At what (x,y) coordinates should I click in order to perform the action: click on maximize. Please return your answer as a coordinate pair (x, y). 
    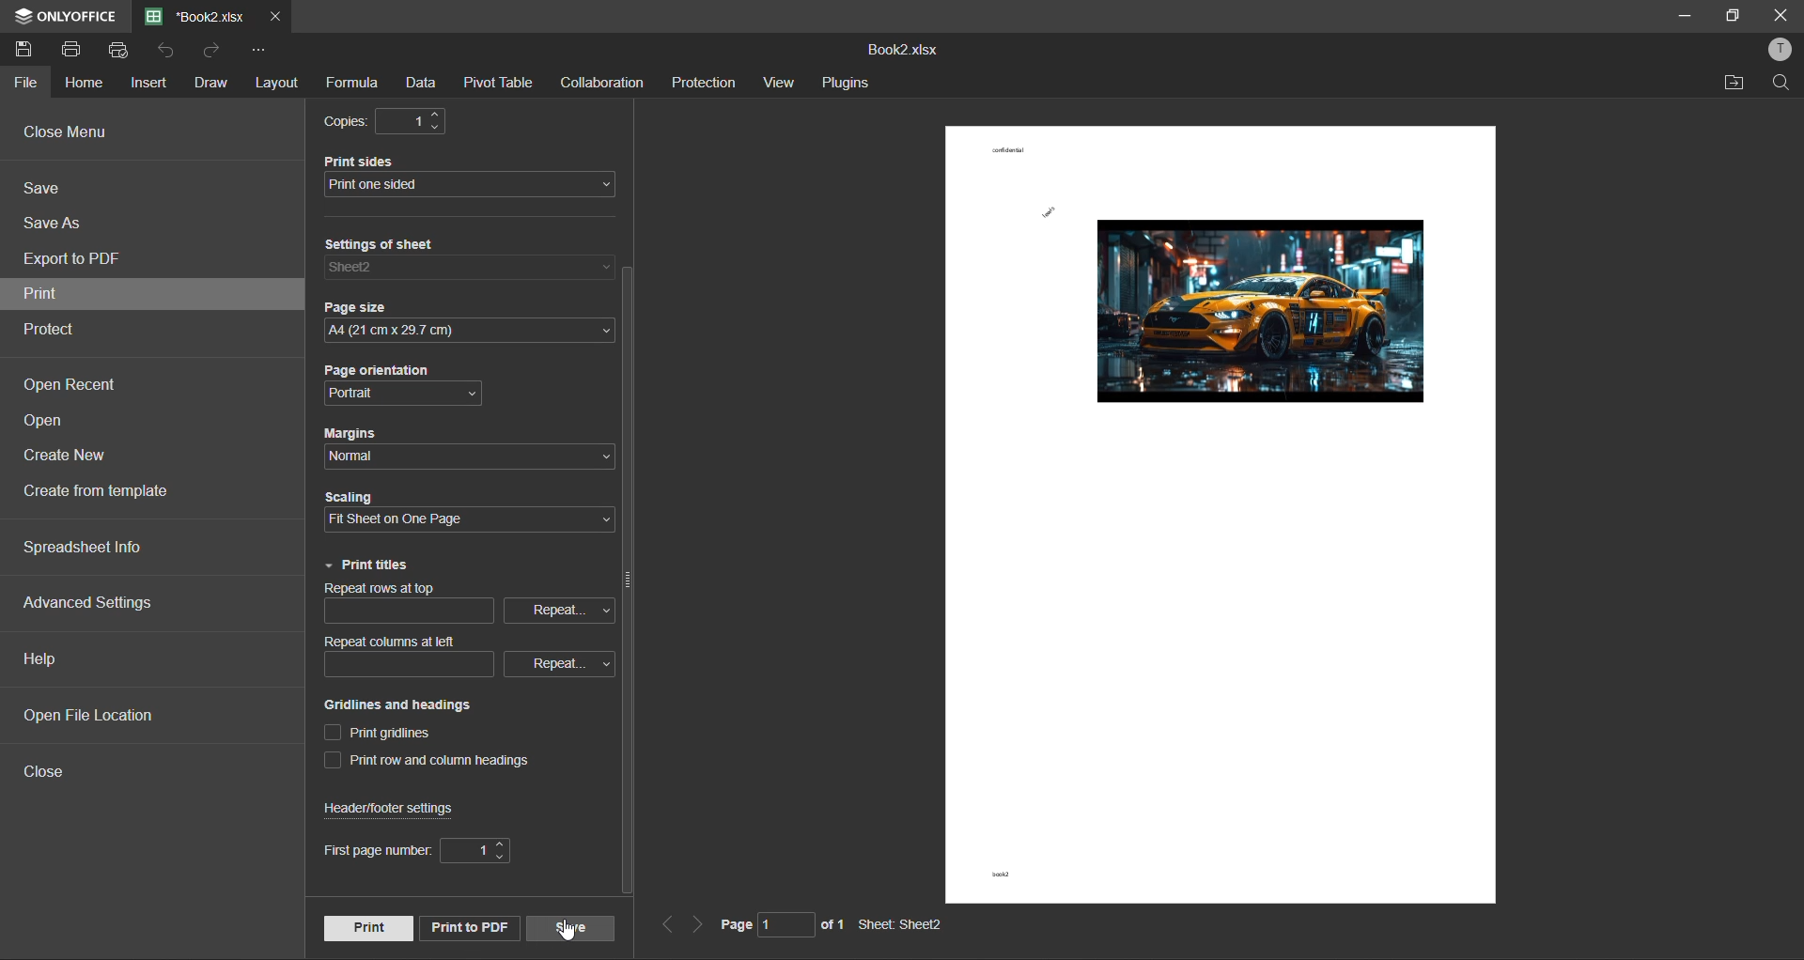
    Looking at the image, I should click on (1731, 18).